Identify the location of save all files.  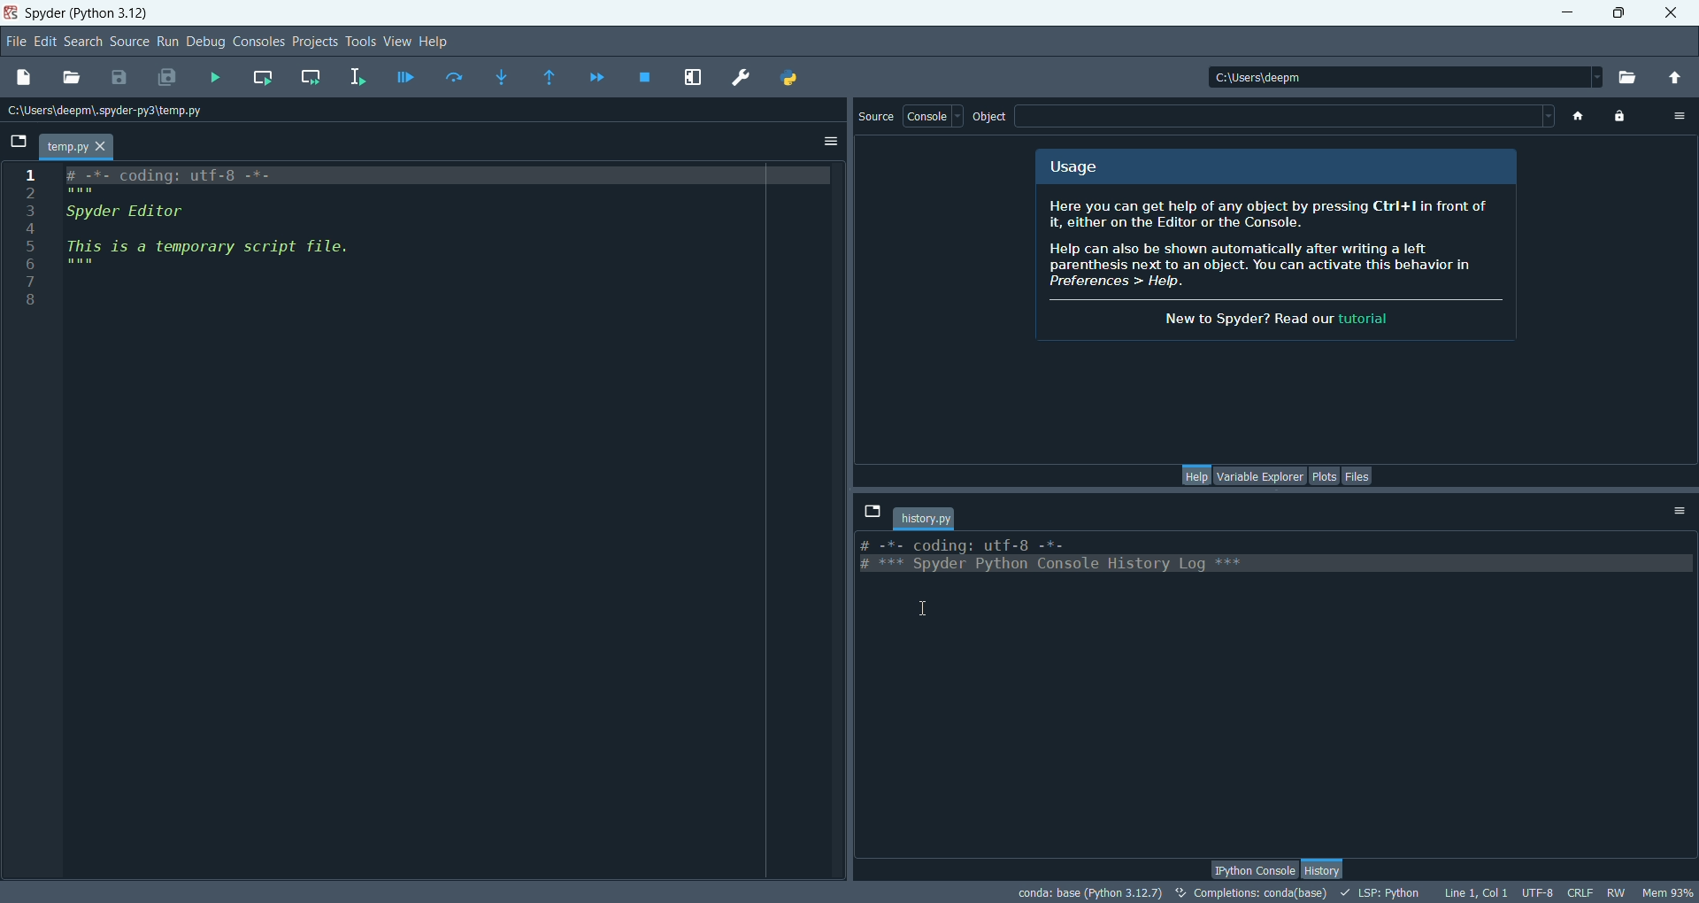
(172, 78).